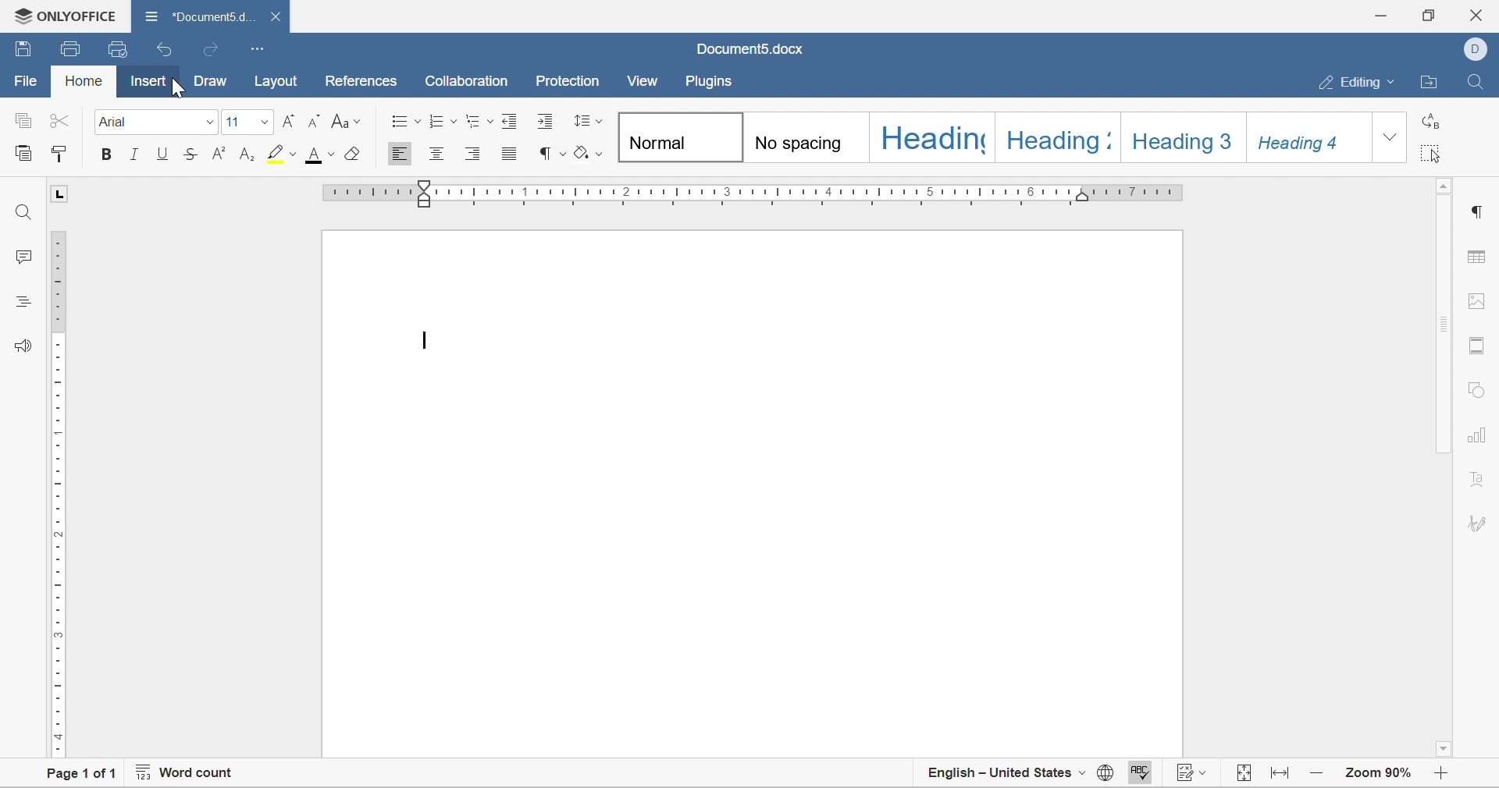  Describe the element at coordinates (586, 120) in the screenshot. I see `paragraph line spacing` at that location.